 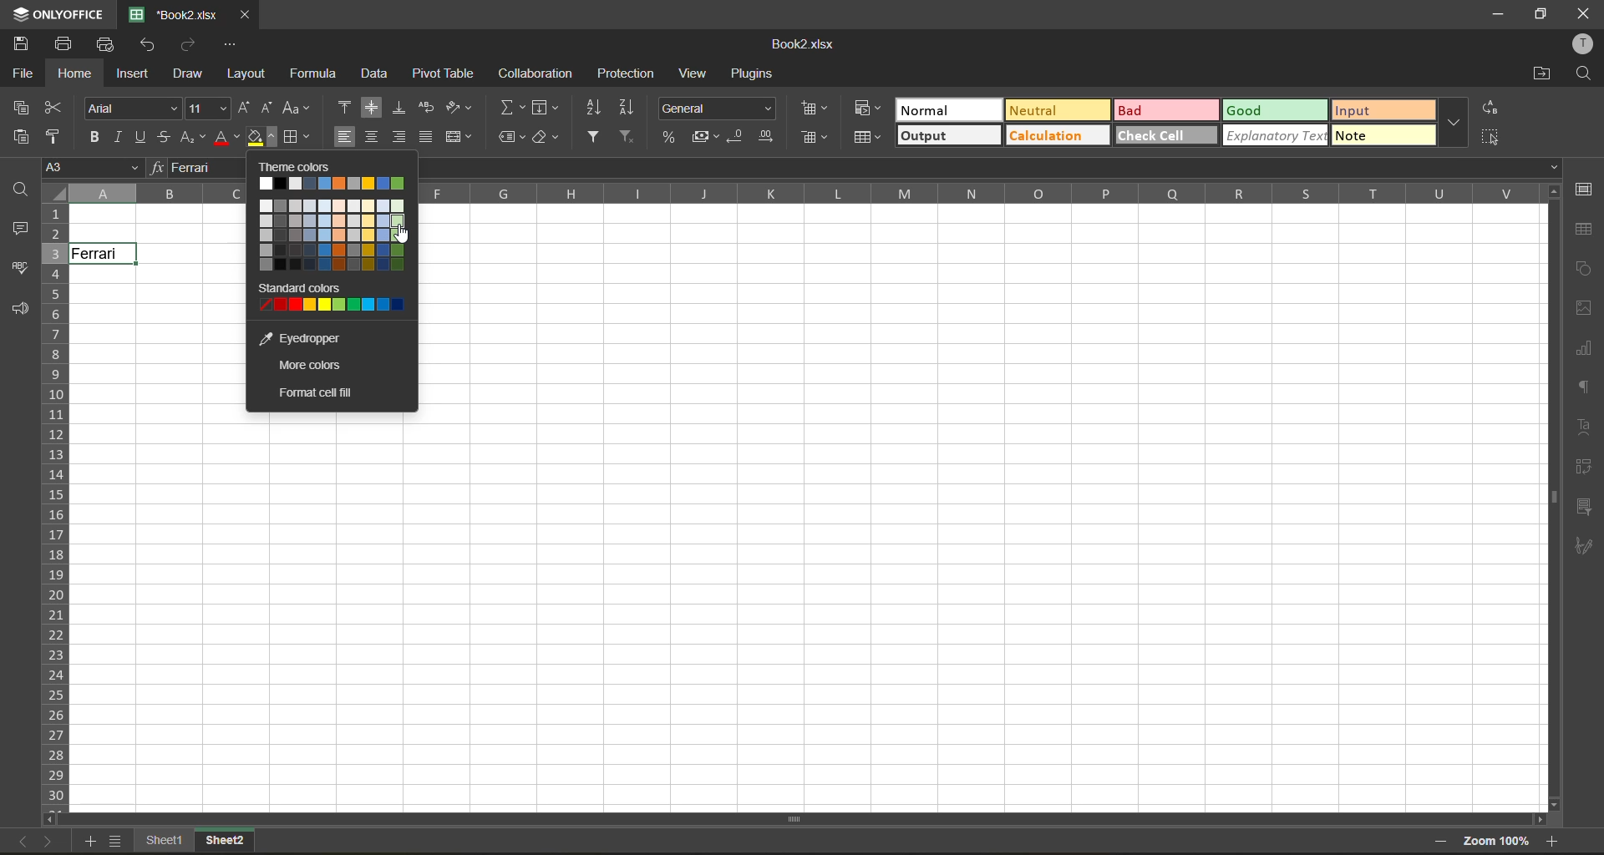 I want to click on named ranges, so click(x=509, y=139).